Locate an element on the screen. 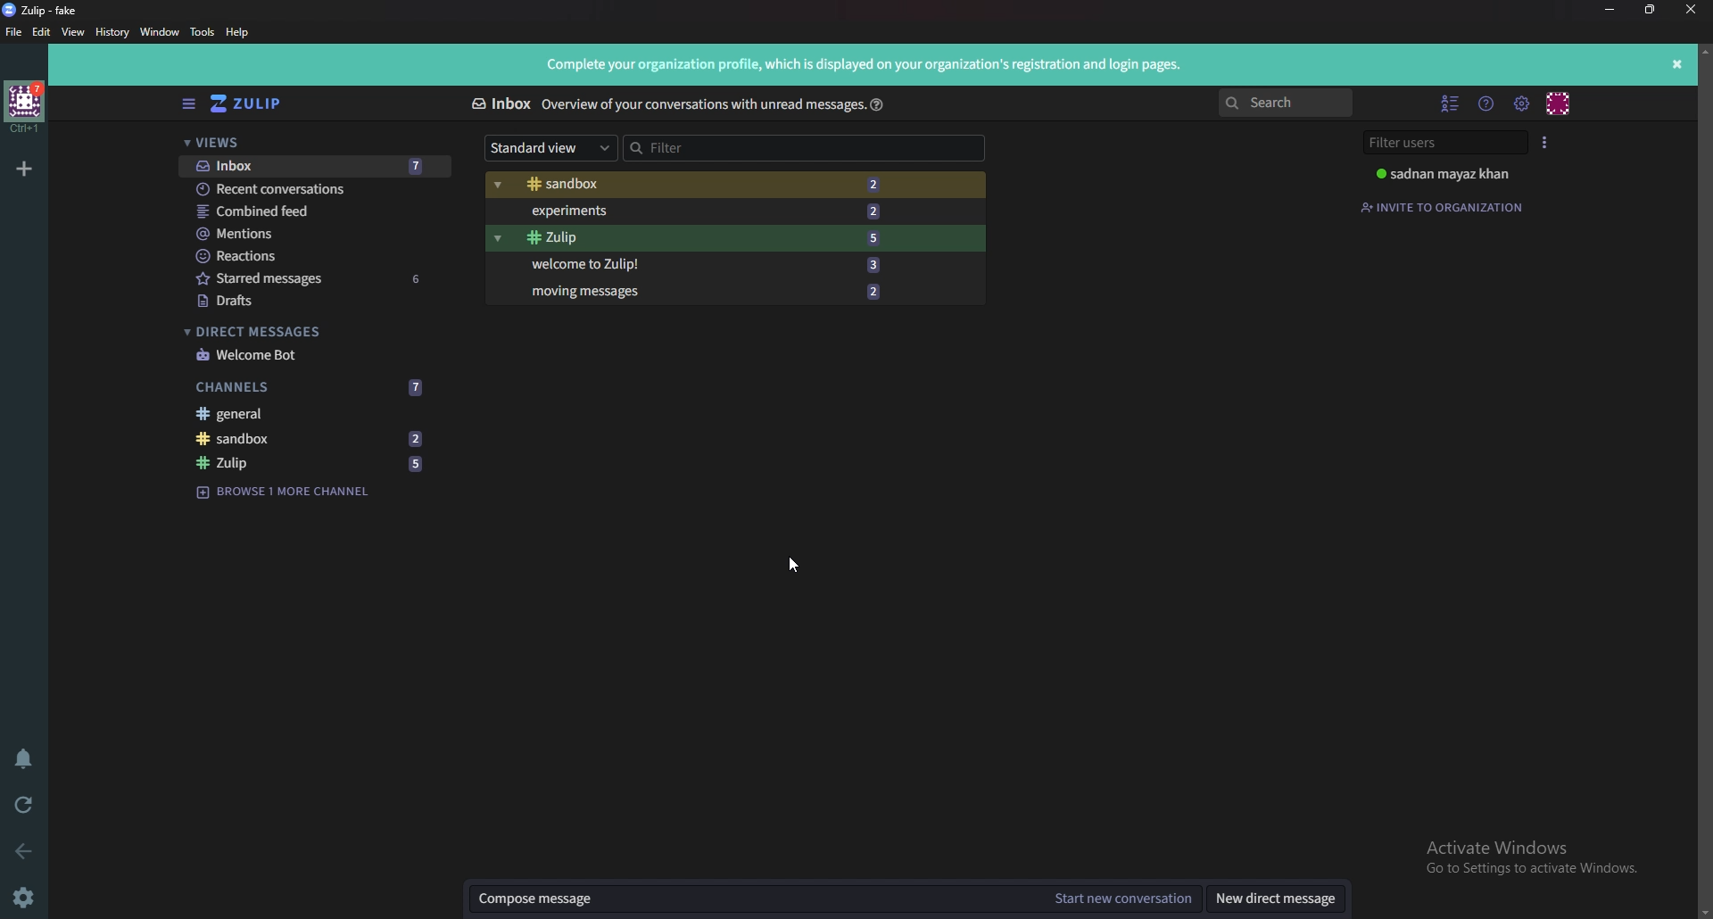  view is located at coordinates (75, 33).